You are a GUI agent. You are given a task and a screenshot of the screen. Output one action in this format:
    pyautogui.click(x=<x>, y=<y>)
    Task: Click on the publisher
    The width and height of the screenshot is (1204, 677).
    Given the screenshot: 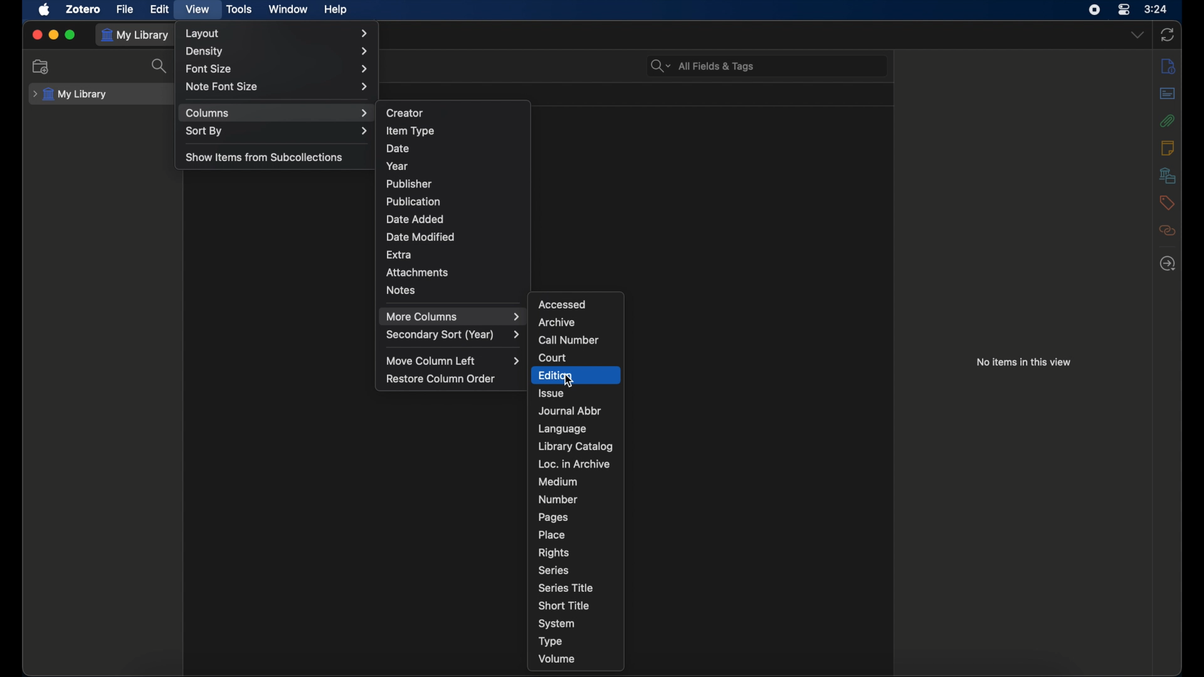 What is the action you would take?
    pyautogui.click(x=409, y=184)
    